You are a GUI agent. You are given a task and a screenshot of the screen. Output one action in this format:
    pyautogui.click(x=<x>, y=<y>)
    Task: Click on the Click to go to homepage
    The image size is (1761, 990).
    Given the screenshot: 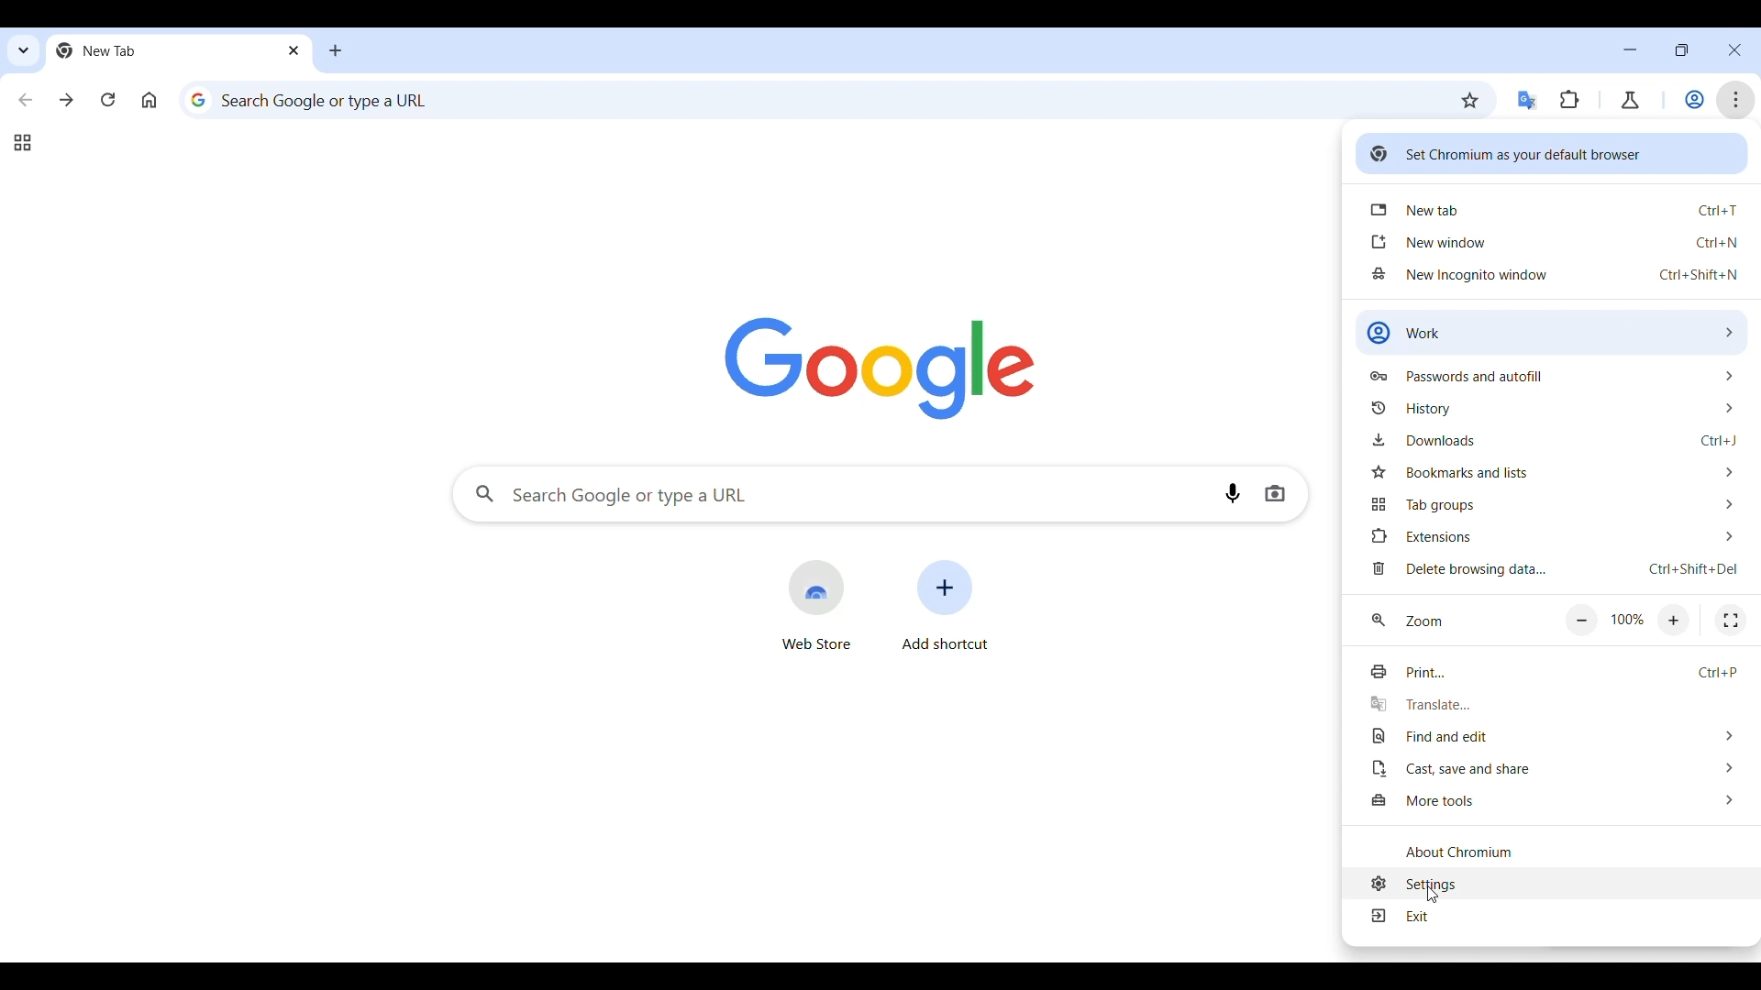 What is the action you would take?
    pyautogui.click(x=150, y=100)
    